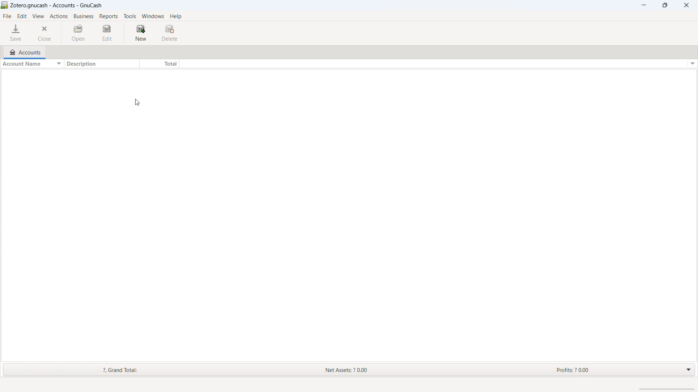  What do you see at coordinates (80, 33) in the screenshot?
I see `open` at bounding box center [80, 33].